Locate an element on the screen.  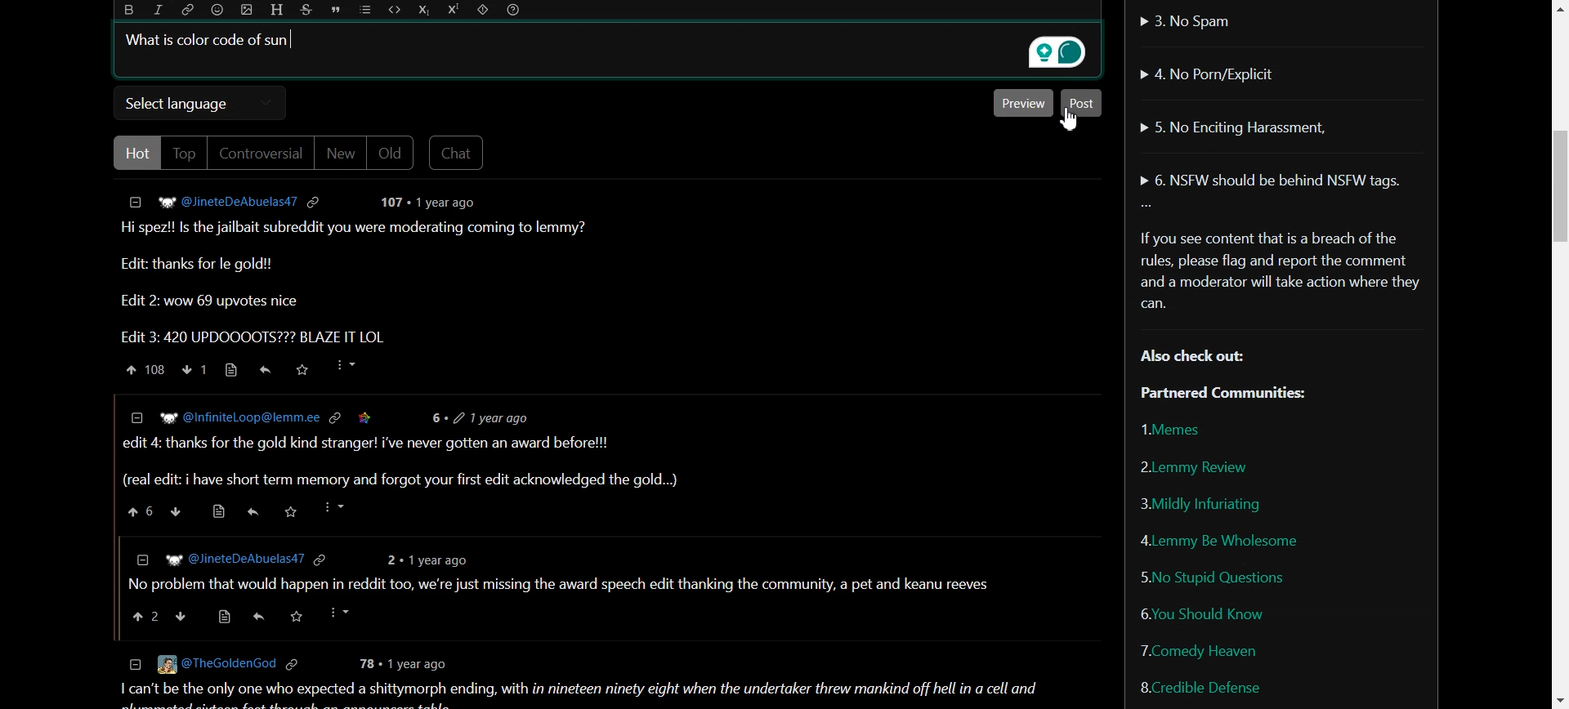
(real edit: i have short term memory and forgot your first edit acknowledged the gold...) is located at coordinates (404, 481).